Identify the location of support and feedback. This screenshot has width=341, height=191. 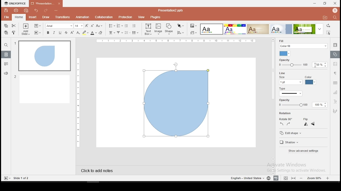
(6, 73).